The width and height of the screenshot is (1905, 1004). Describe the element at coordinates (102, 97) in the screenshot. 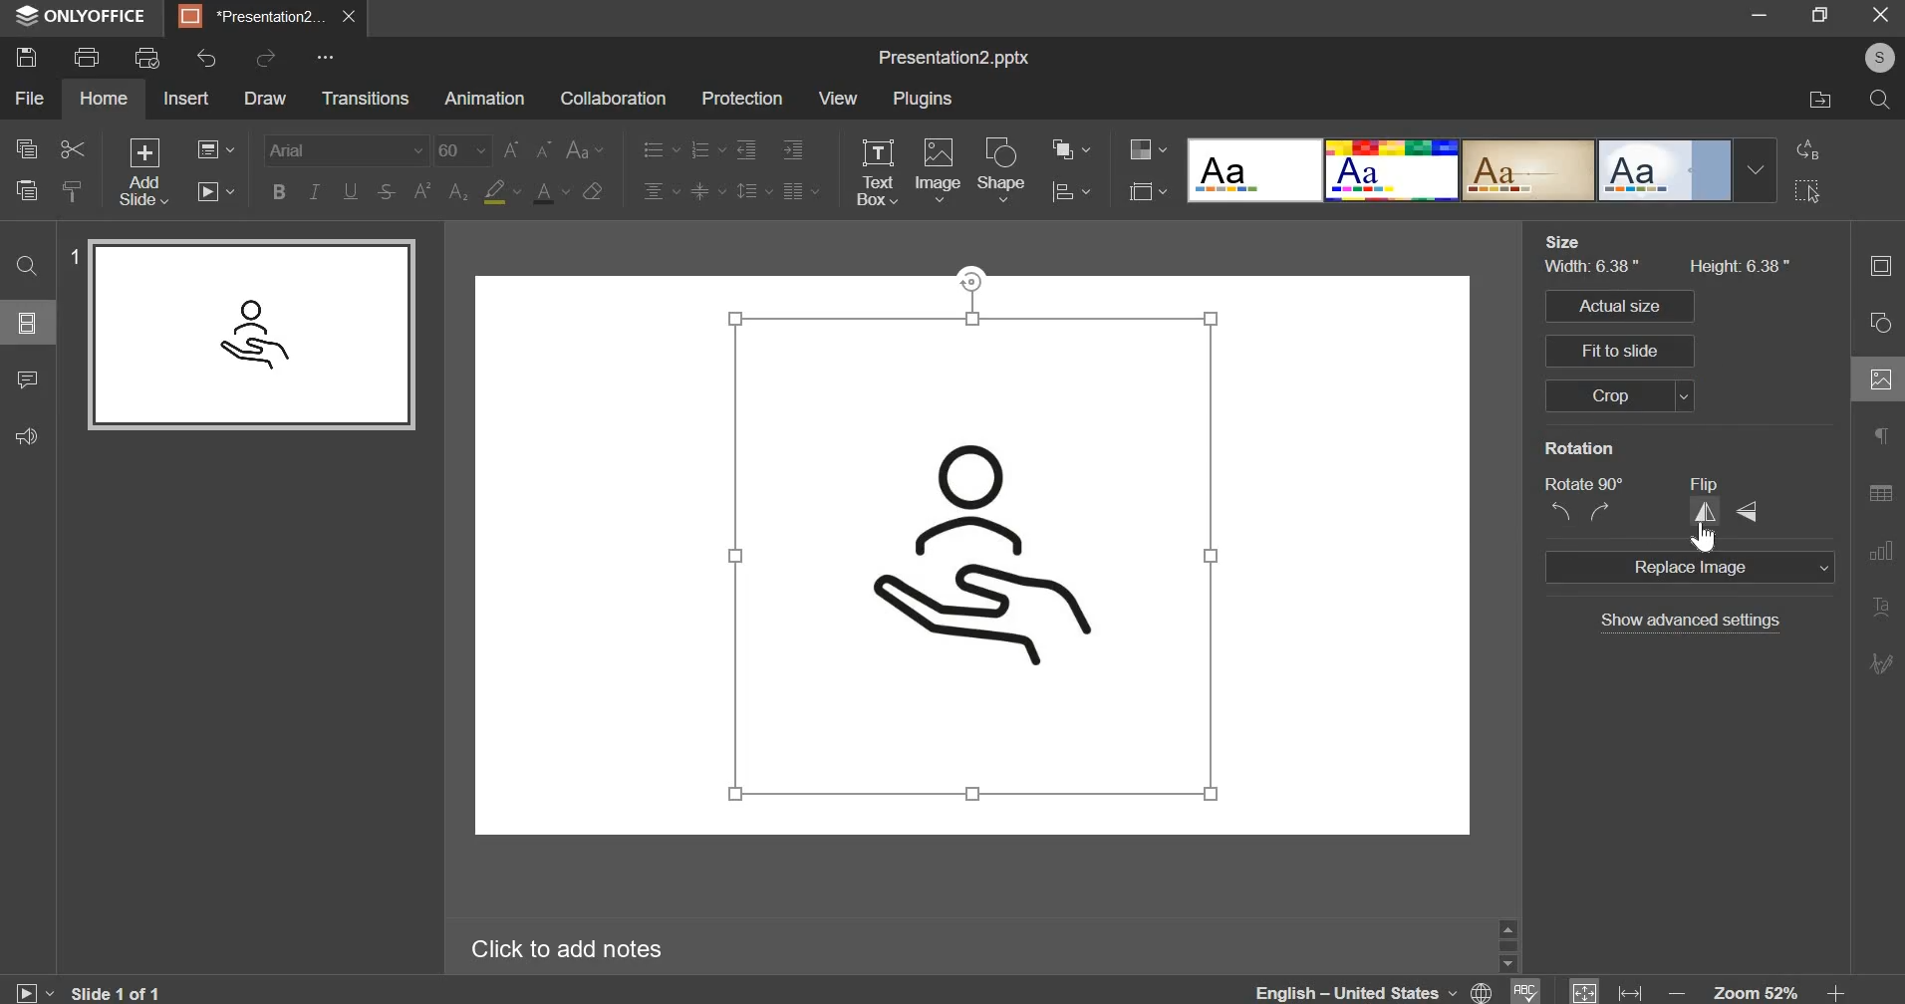

I see `home` at that location.